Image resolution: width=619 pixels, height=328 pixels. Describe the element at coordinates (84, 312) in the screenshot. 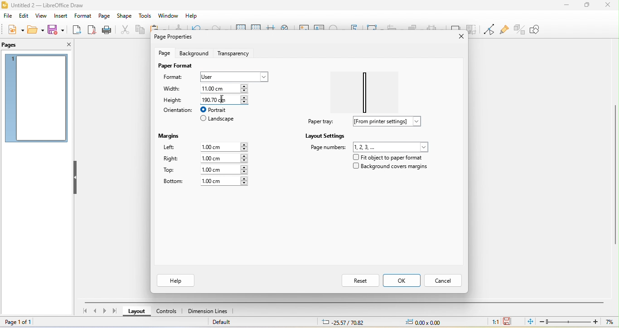

I see `first page` at that location.